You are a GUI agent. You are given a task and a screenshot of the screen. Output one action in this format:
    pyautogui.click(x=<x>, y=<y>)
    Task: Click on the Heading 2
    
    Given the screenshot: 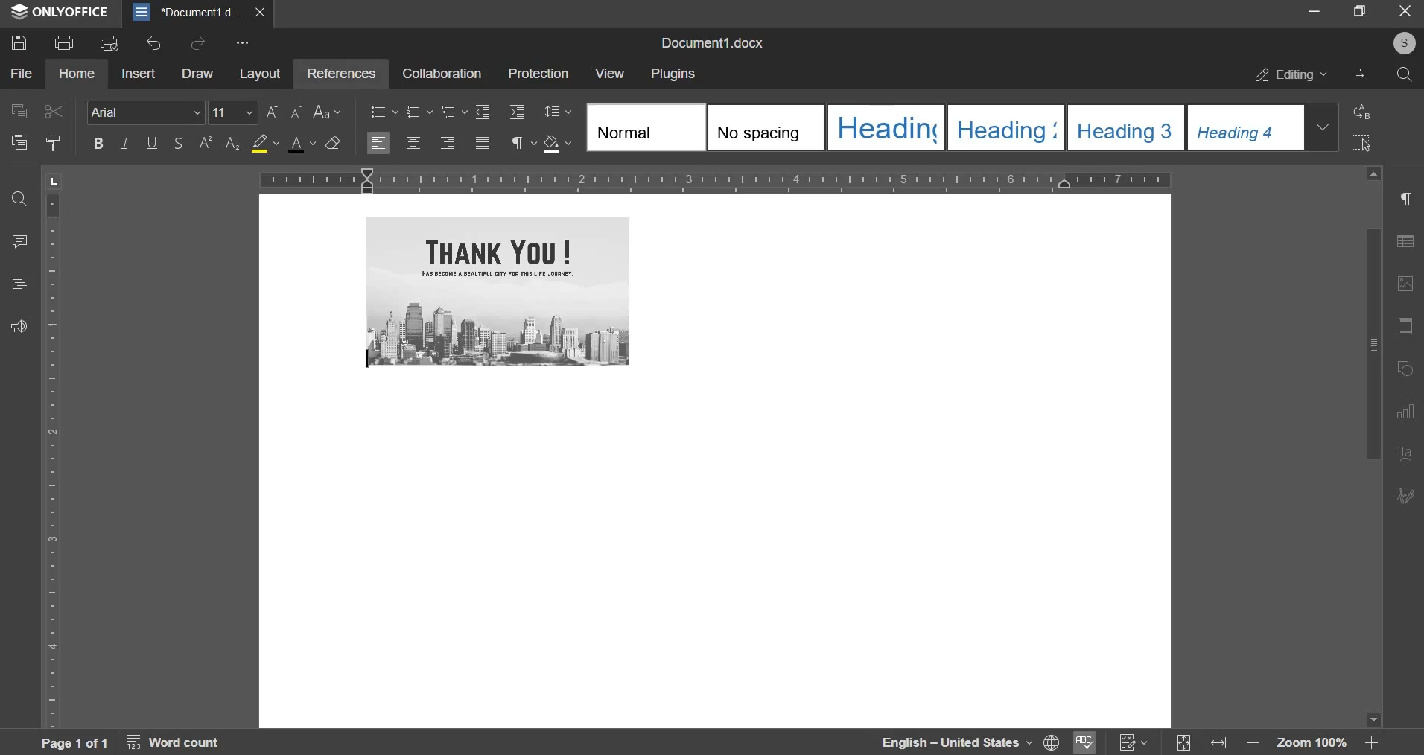 What is the action you would take?
    pyautogui.click(x=1005, y=127)
    